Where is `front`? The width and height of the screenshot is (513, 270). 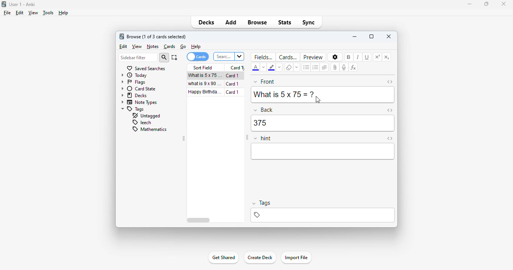
front is located at coordinates (264, 82).